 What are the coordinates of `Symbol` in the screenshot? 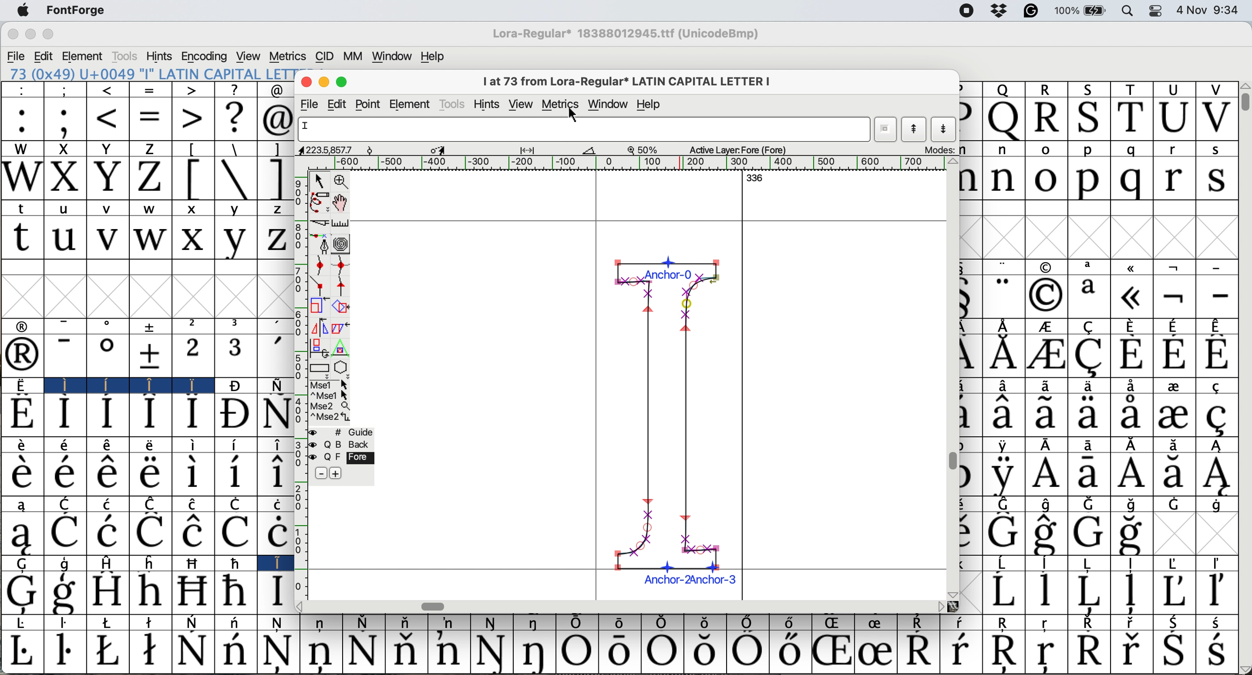 It's located at (20, 534).